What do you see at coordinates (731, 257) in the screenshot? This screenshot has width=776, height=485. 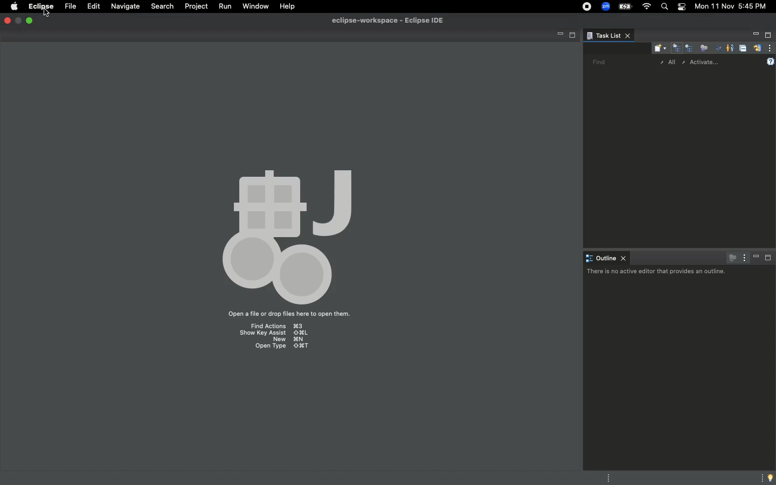 I see `Focus on active task` at bounding box center [731, 257].